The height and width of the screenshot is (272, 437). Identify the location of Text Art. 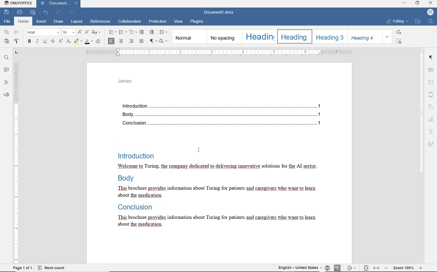
(431, 132).